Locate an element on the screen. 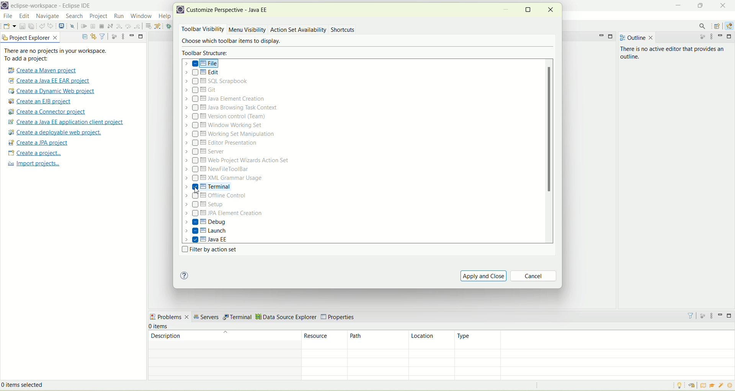  create a deployable web project is located at coordinates (54, 132).